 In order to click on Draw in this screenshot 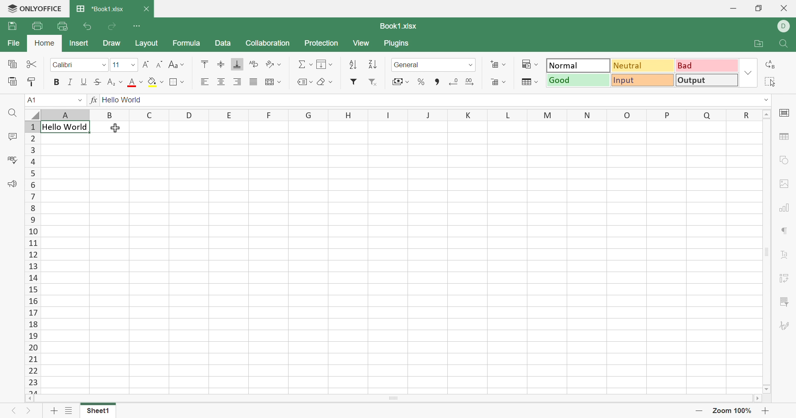, I will do `click(114, 43)`.